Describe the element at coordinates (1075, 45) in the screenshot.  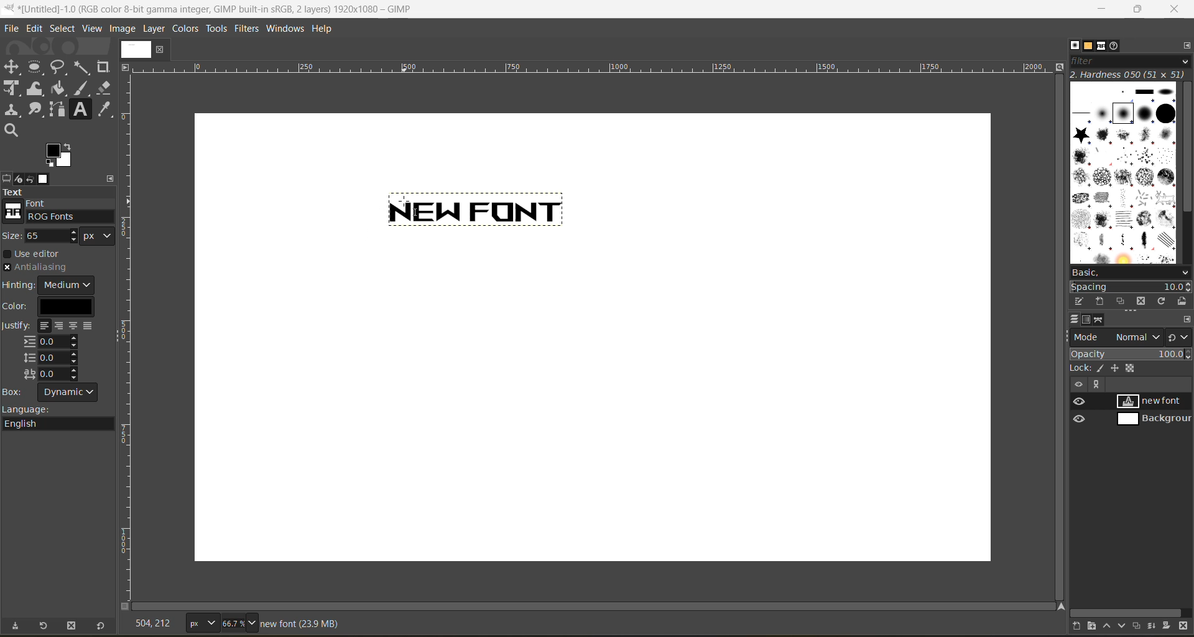
I see `brushes` at that location.